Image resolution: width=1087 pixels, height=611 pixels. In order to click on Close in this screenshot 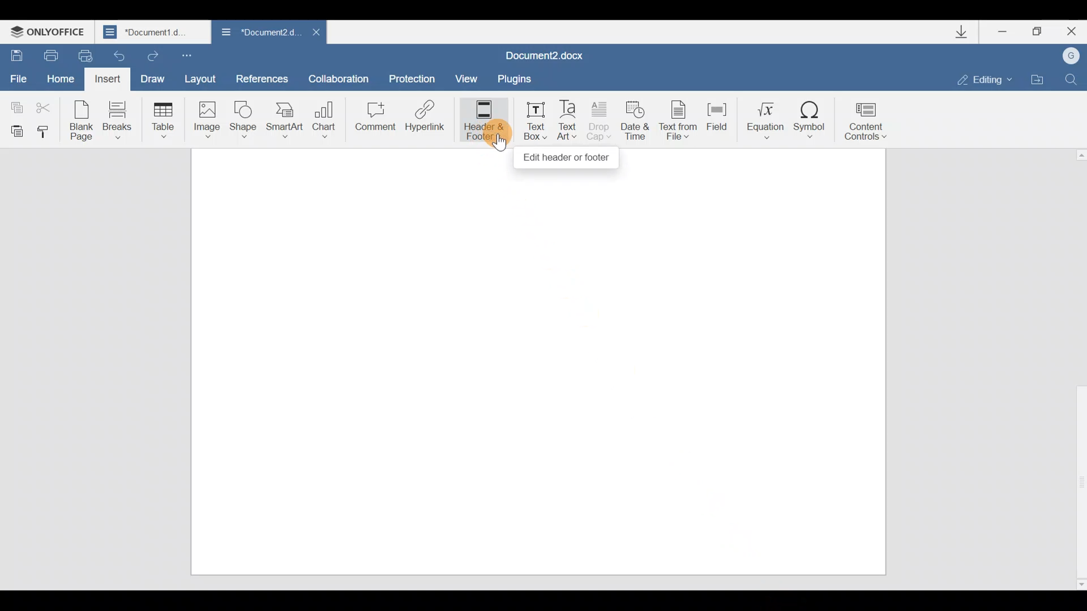, I will do `click(313, 32)`.